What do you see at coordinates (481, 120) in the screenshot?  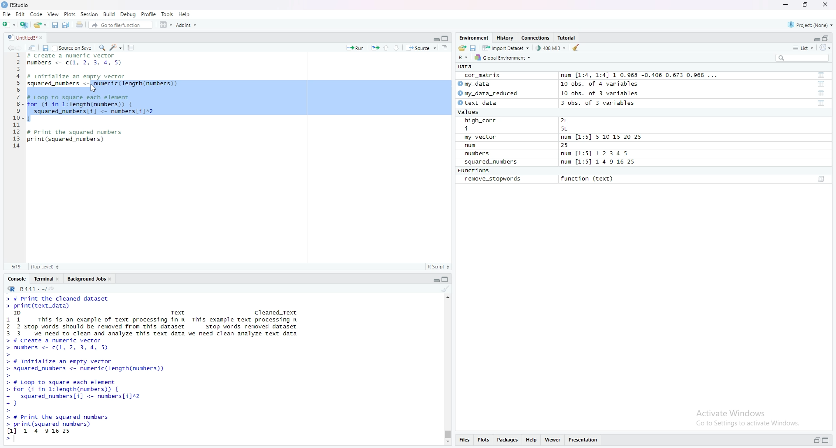 I see `high_corr` at bounding box center [481, 120].